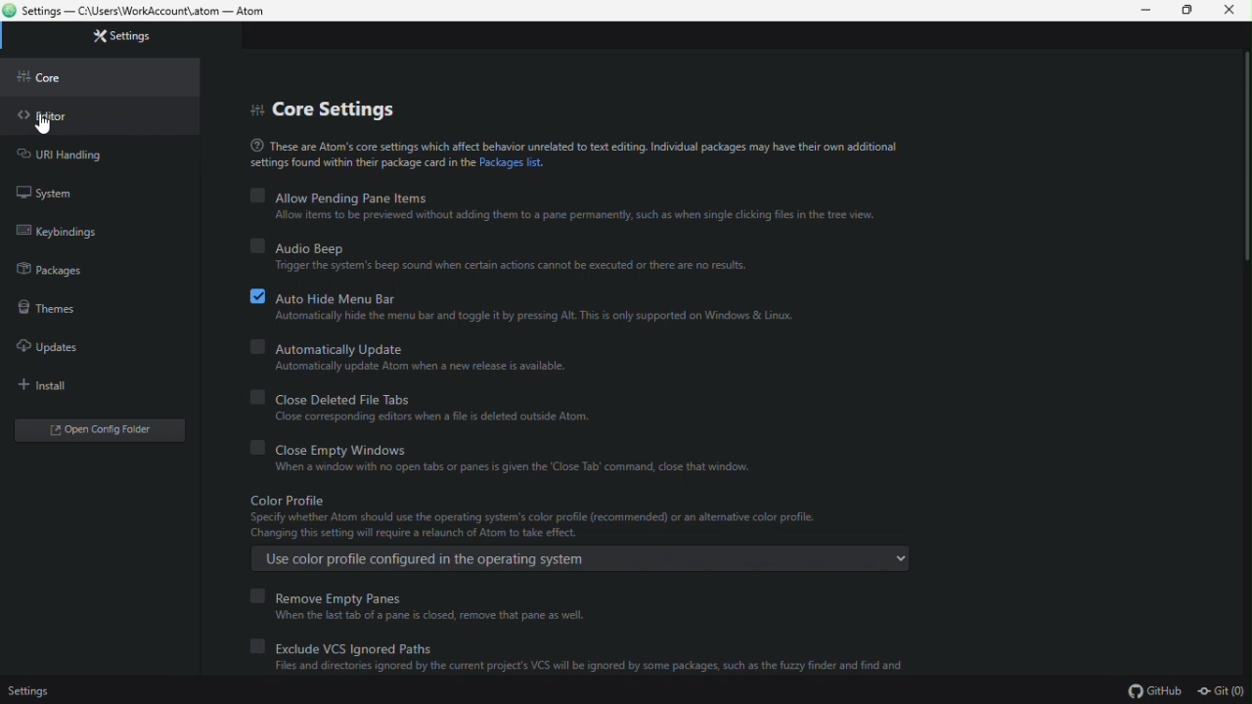  I want to click on close empty windows, so click(563, 447).